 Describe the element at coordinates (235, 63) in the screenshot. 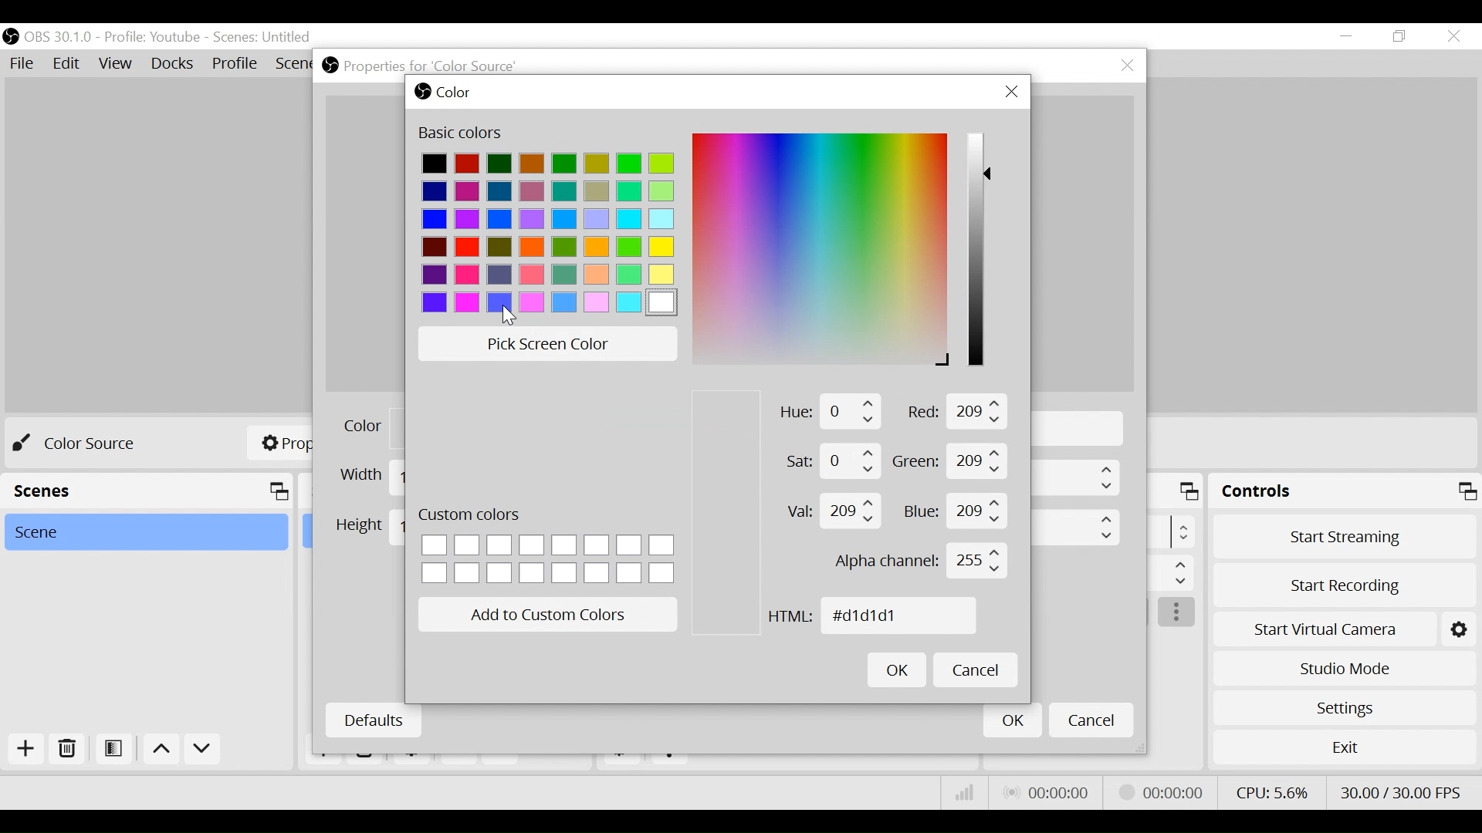

I see `Profile` at that location.